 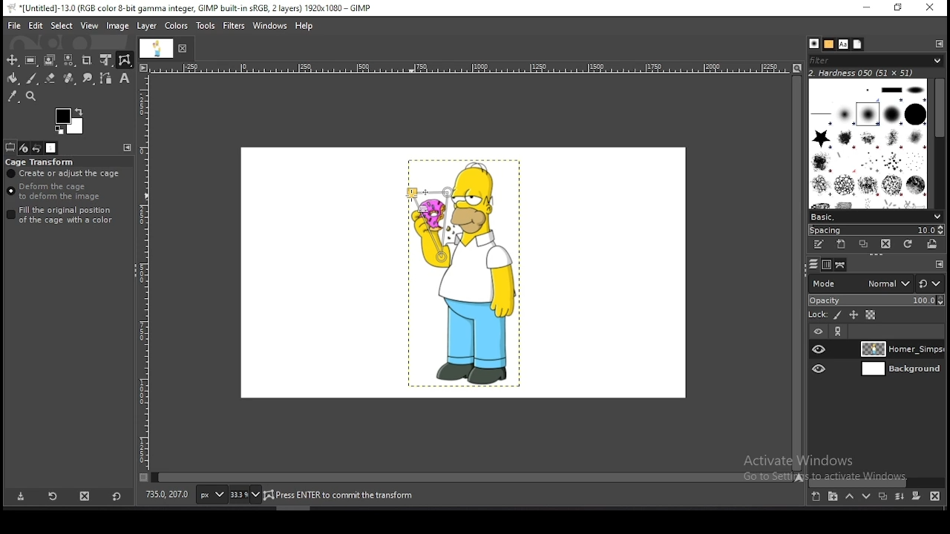 What do you see at coordinates (50, 60) in the screenshot?
I see `foreground select tool` at bounding box center [50, 60].